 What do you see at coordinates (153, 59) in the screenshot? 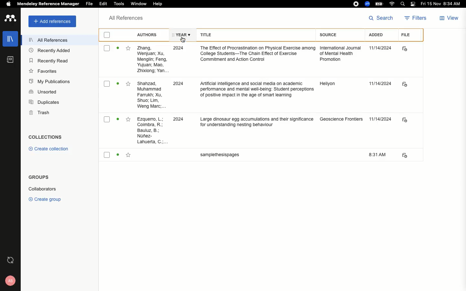
I see `authors name` at bounding box center [153, 59].